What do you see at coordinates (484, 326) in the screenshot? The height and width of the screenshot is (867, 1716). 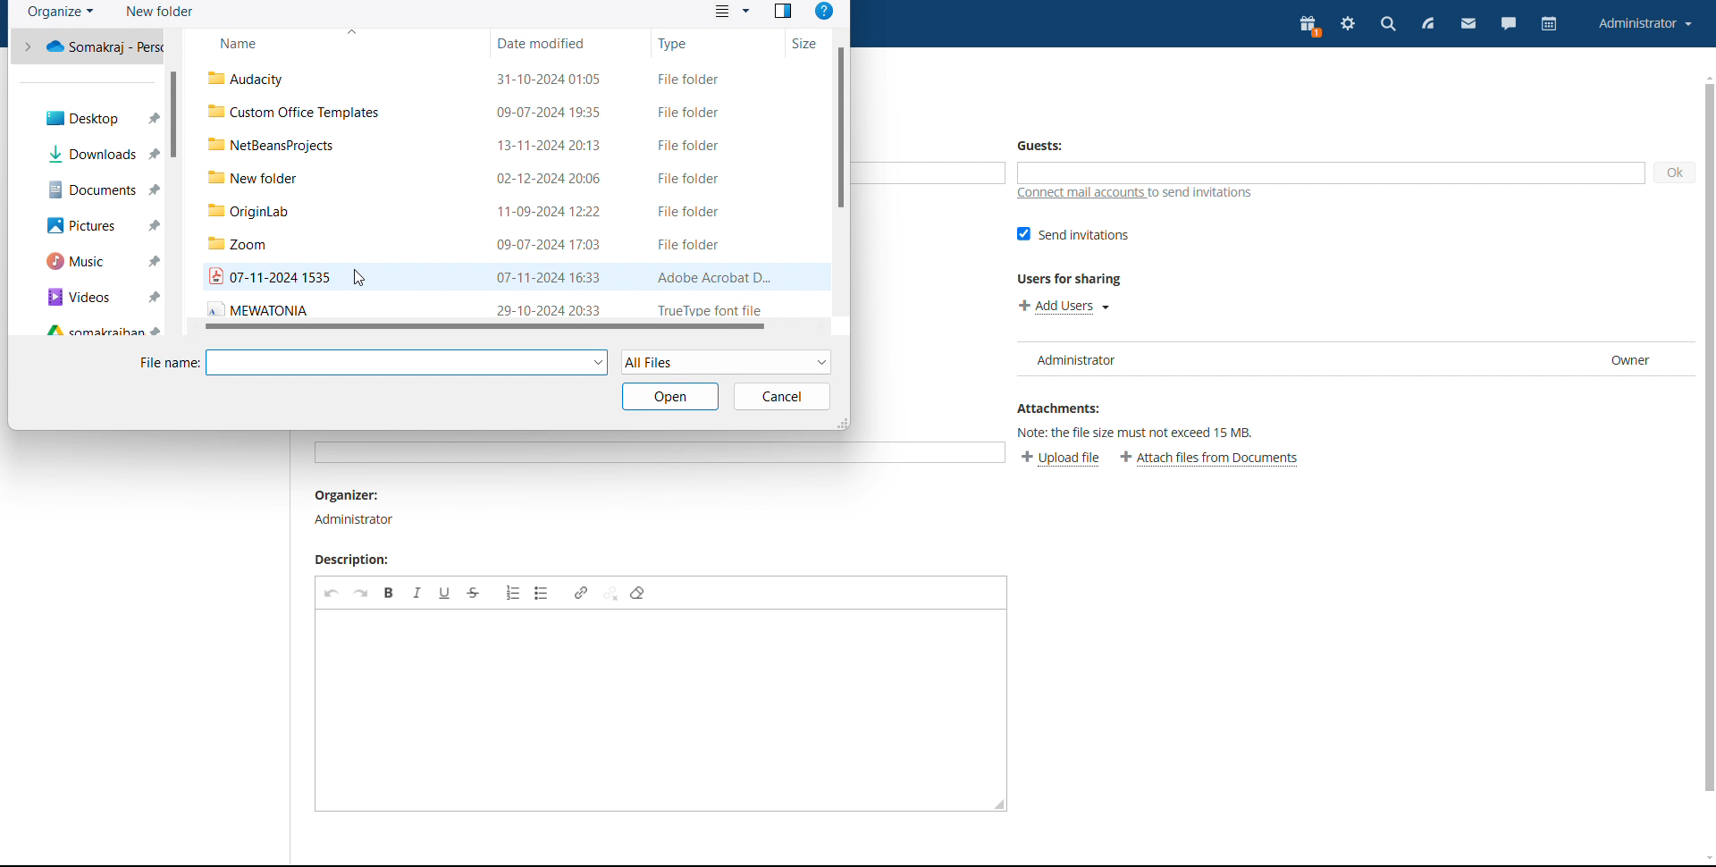 I see `s` at bounding box center [484, 326].